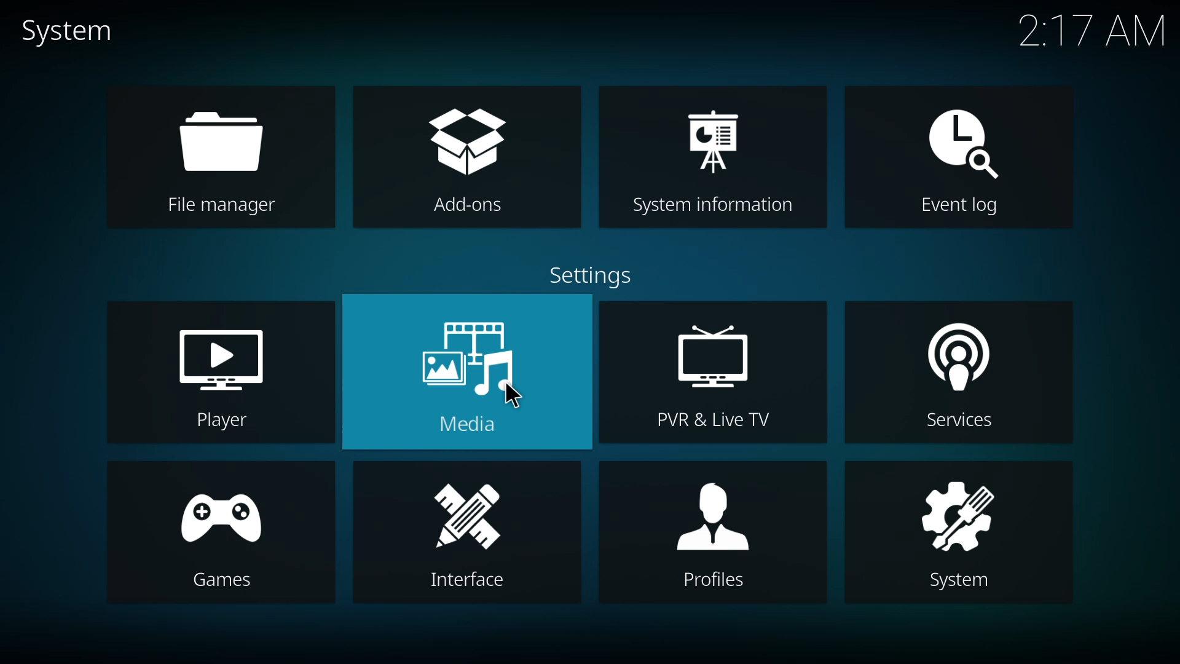 The height and width of the screenshot is (664, 1180). Describe the element at coordinates (460, 532) in the screenshot. I see `interface` at that location.